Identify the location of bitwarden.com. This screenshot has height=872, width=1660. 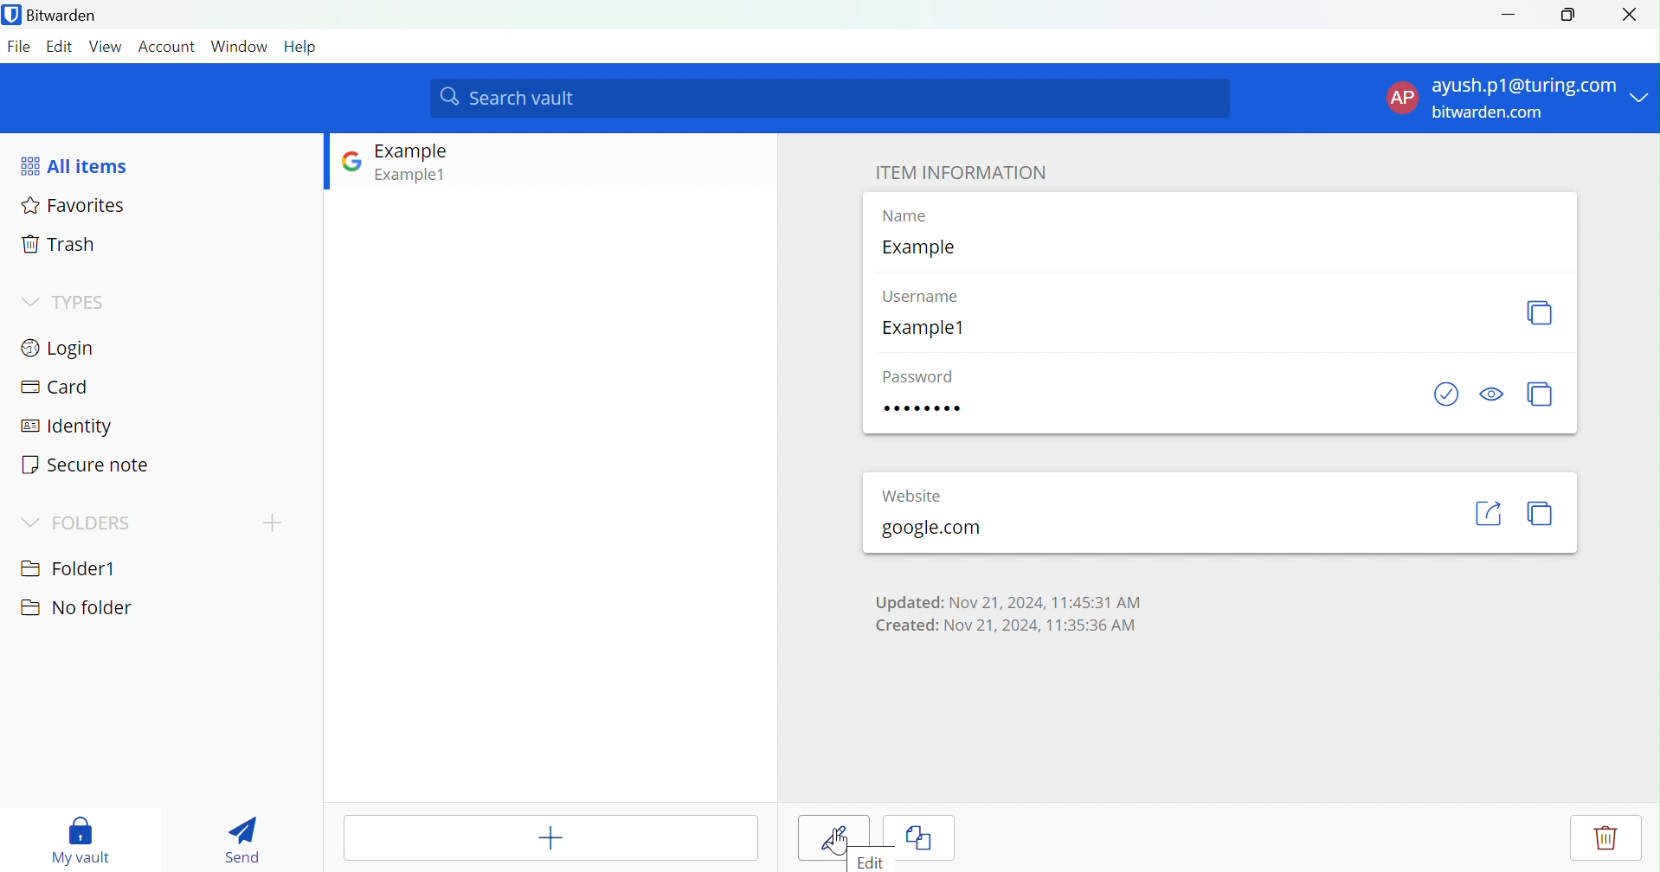
(1492, 112).